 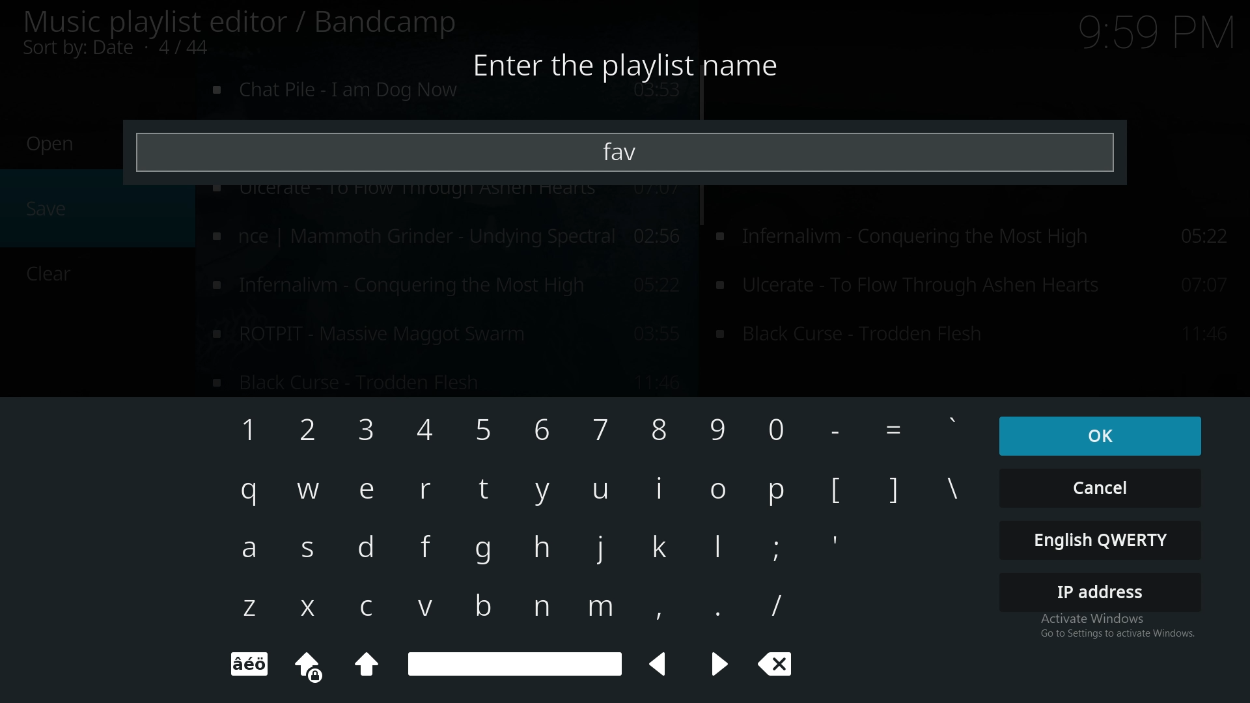 I want to click on keyboard input, so click(x=241, y=429).